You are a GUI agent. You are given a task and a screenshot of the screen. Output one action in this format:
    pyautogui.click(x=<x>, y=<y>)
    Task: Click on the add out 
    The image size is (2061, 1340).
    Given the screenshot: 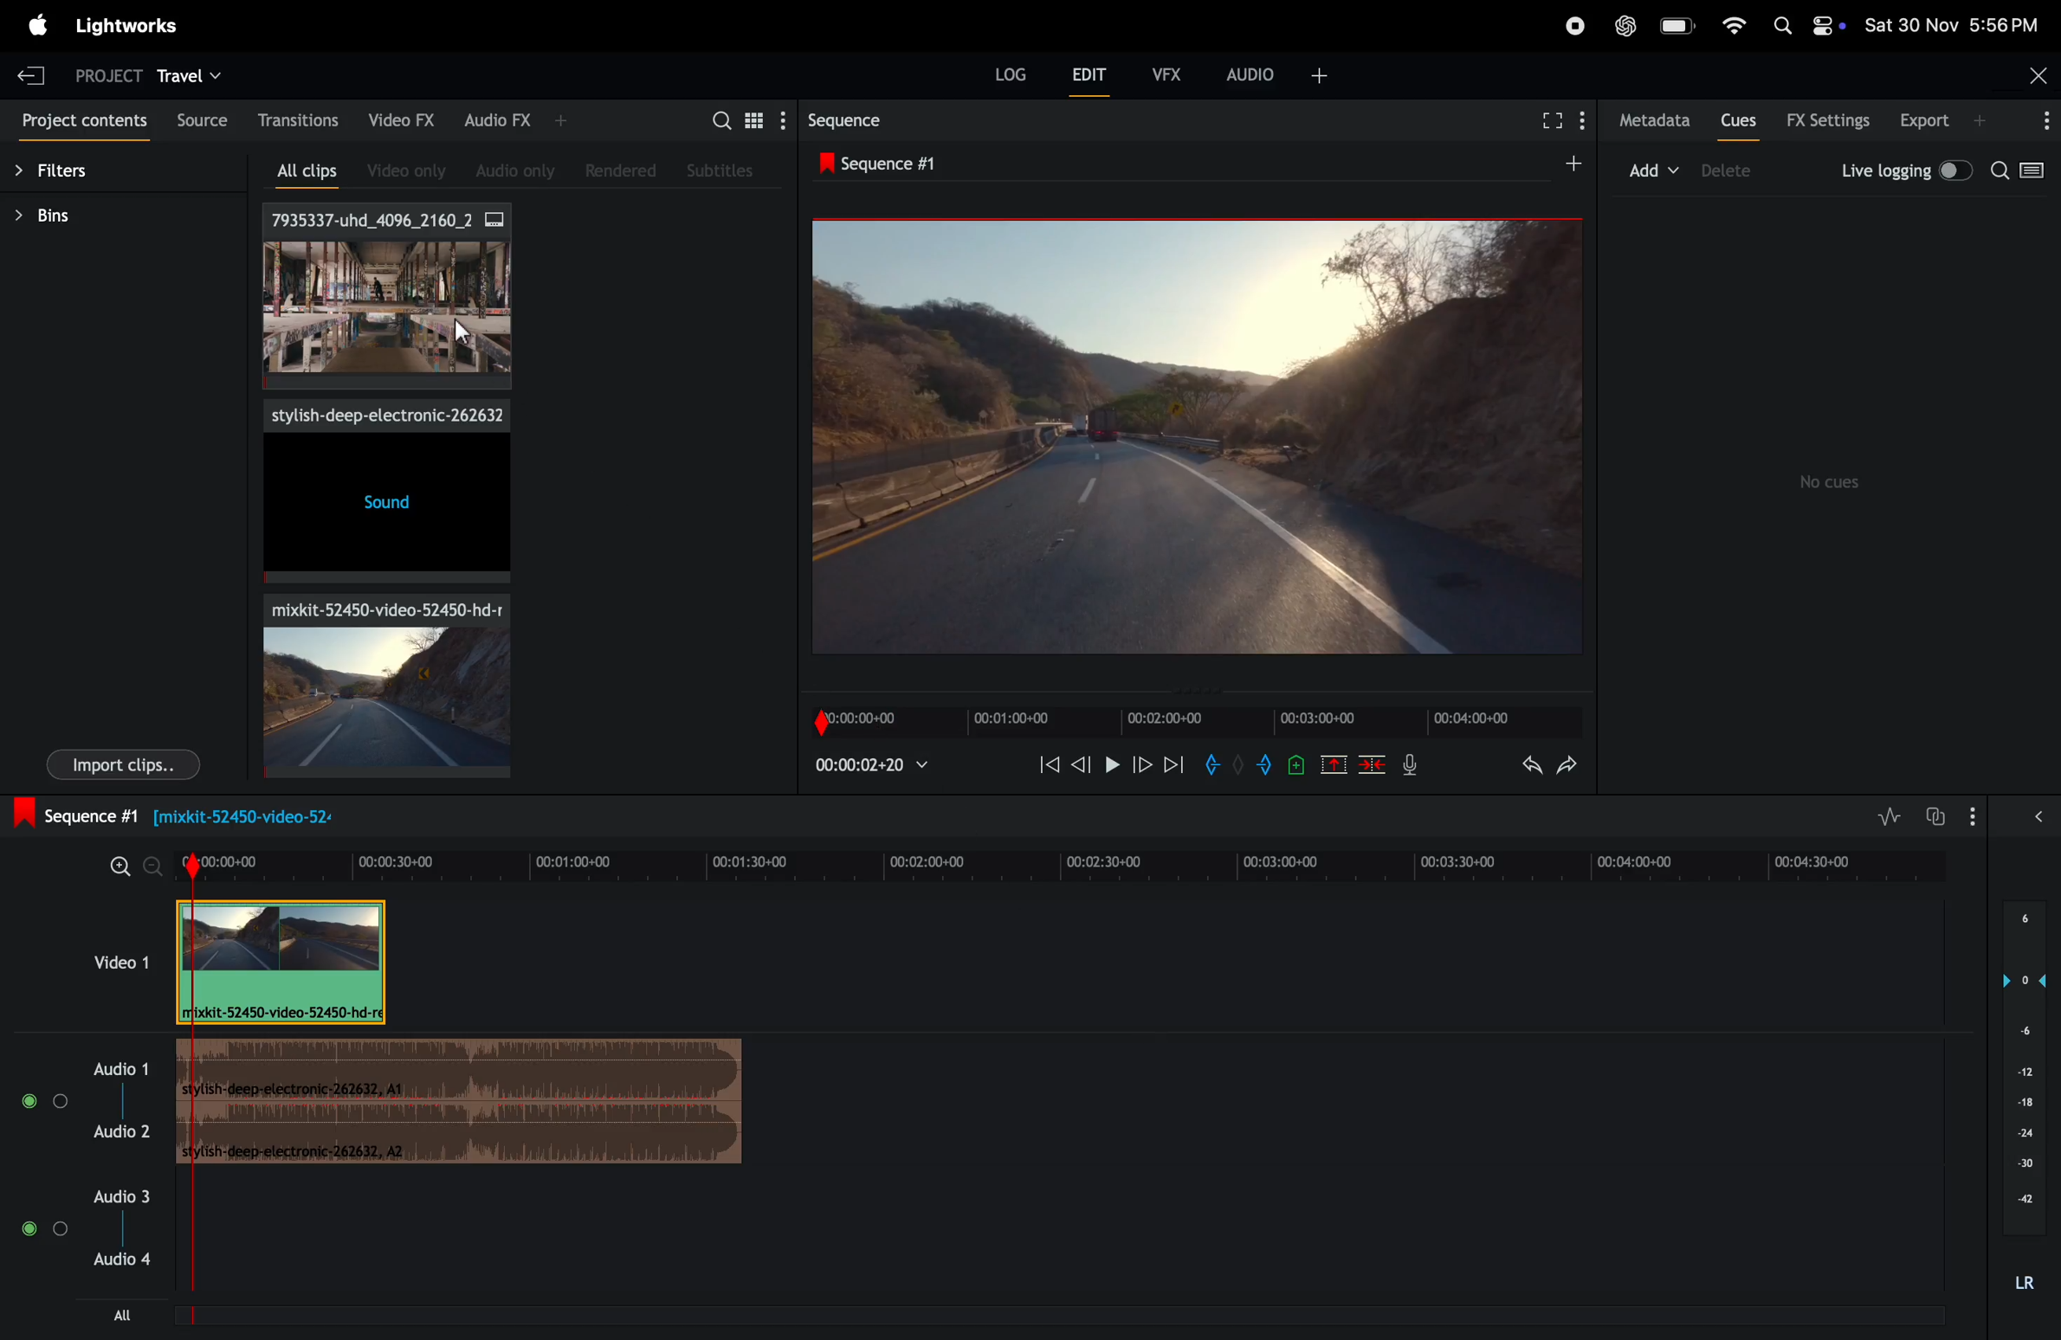 What is the action you would take?
    pyautogui.click(x=1260, y=768)
    